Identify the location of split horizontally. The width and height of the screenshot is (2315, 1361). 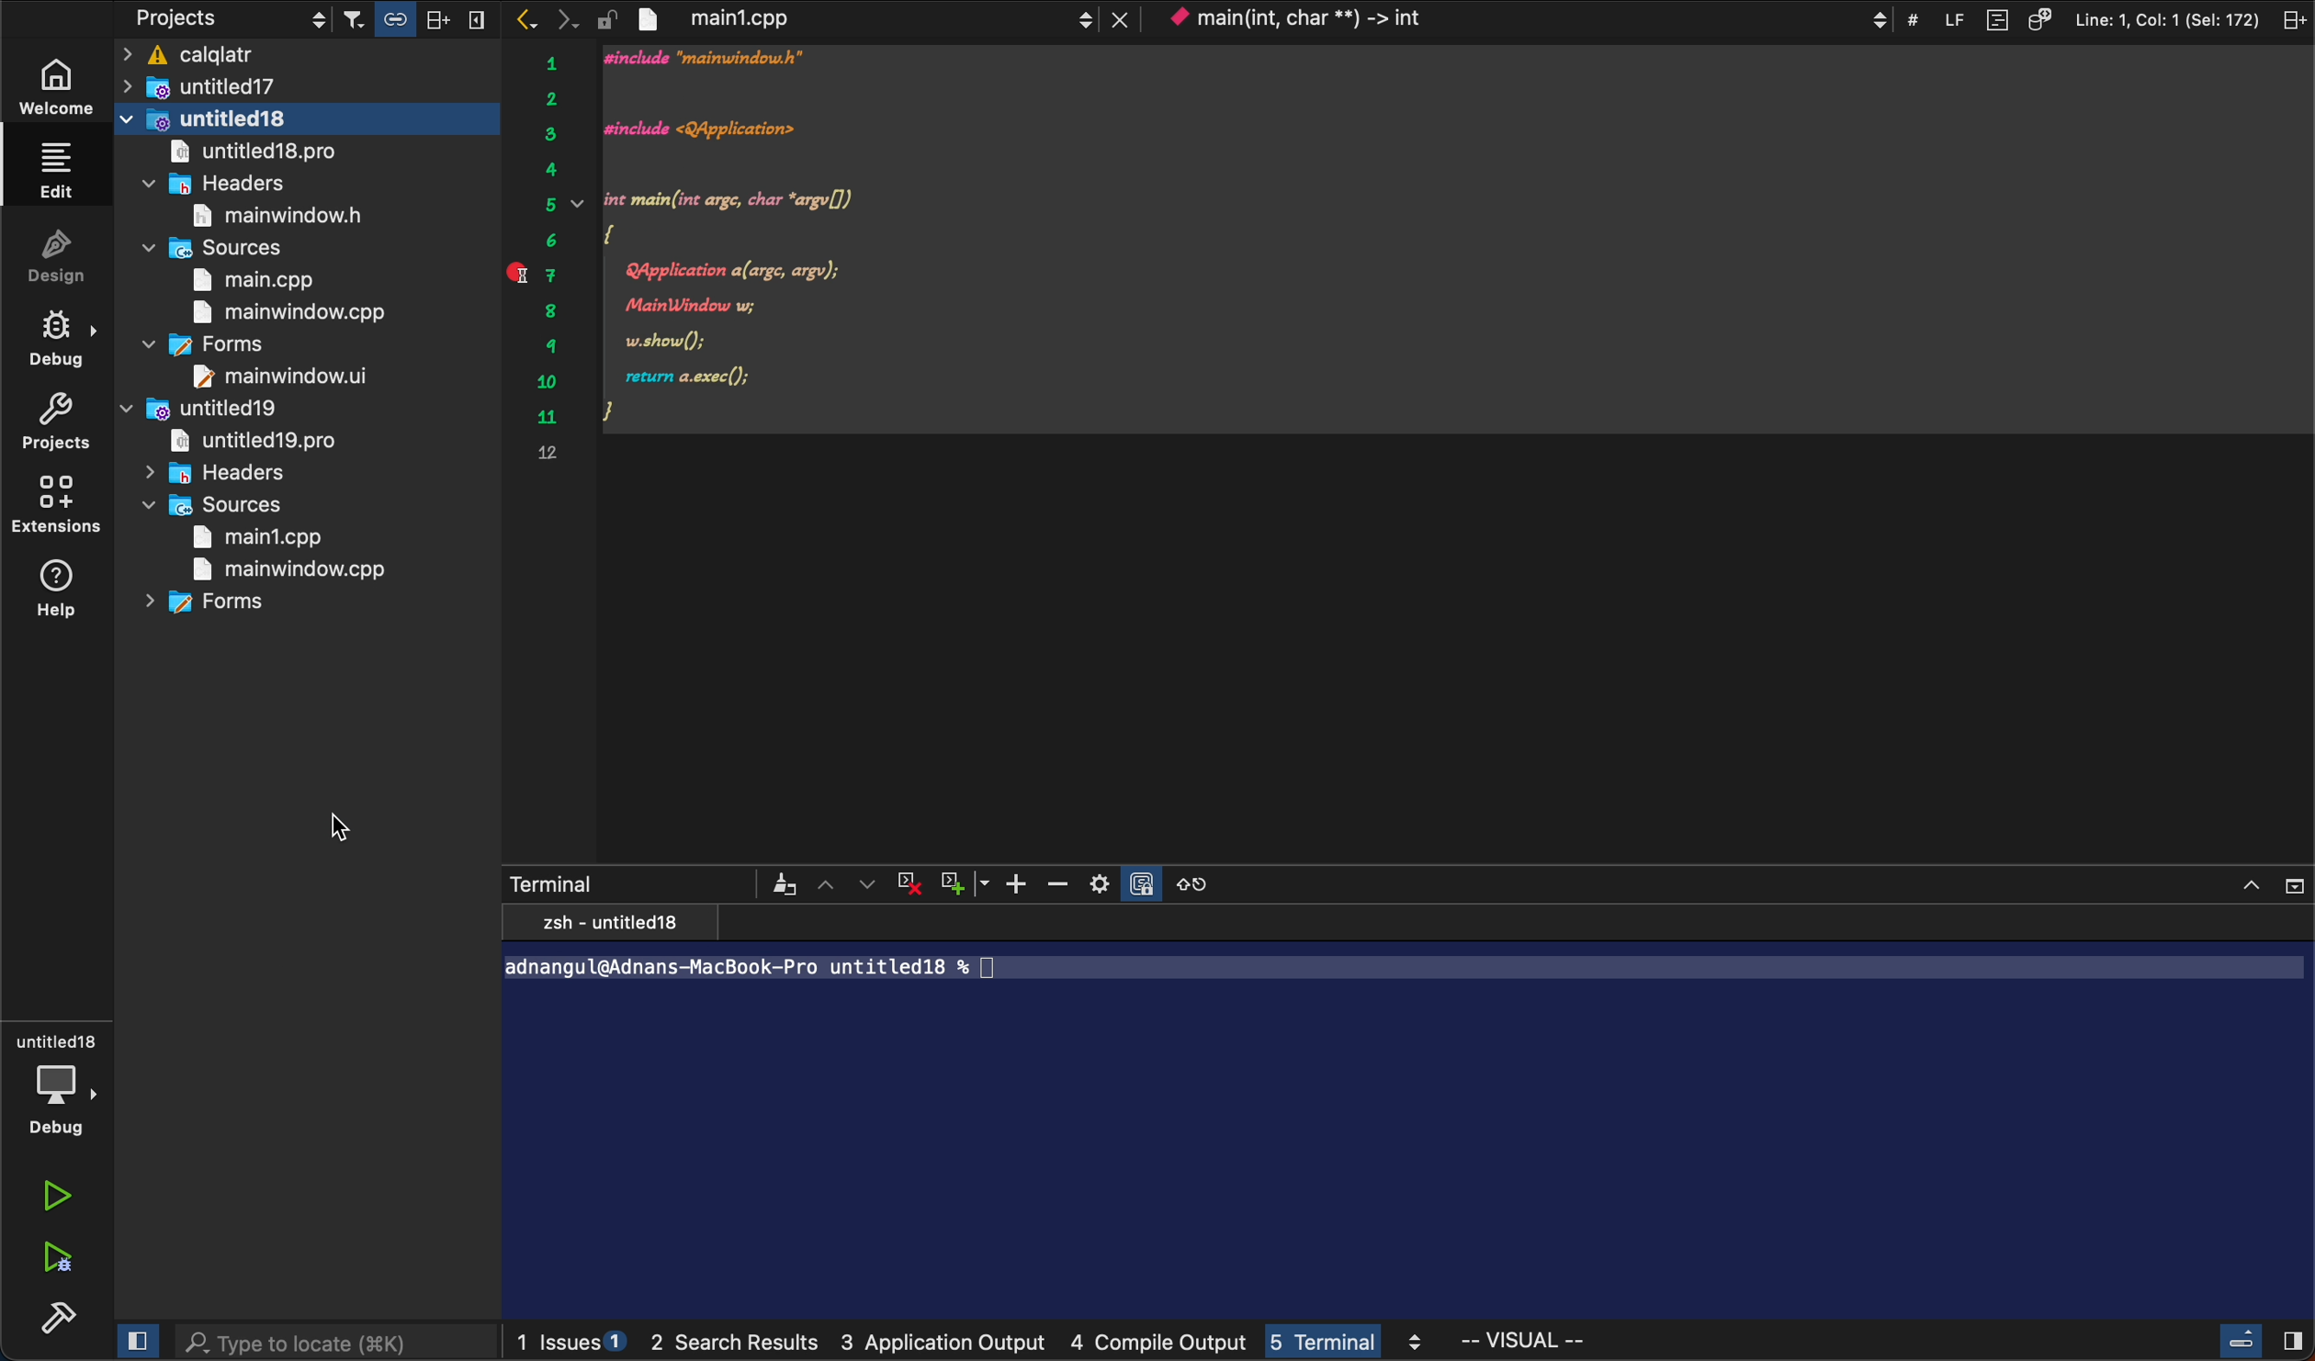
(436, 16).